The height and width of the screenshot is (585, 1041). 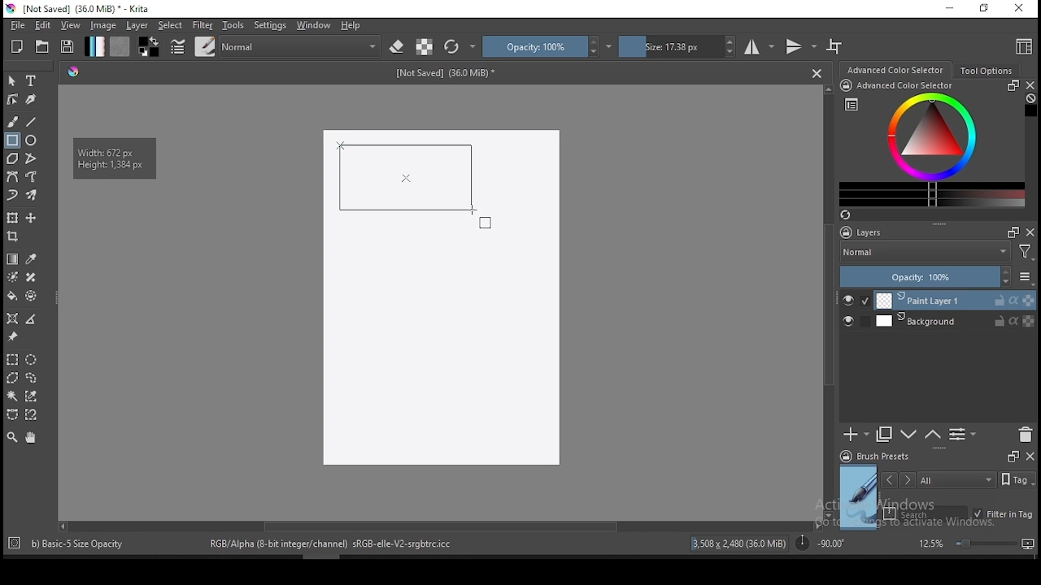 I want to click on horizontal mirror tool, so click(x=760, y=46).